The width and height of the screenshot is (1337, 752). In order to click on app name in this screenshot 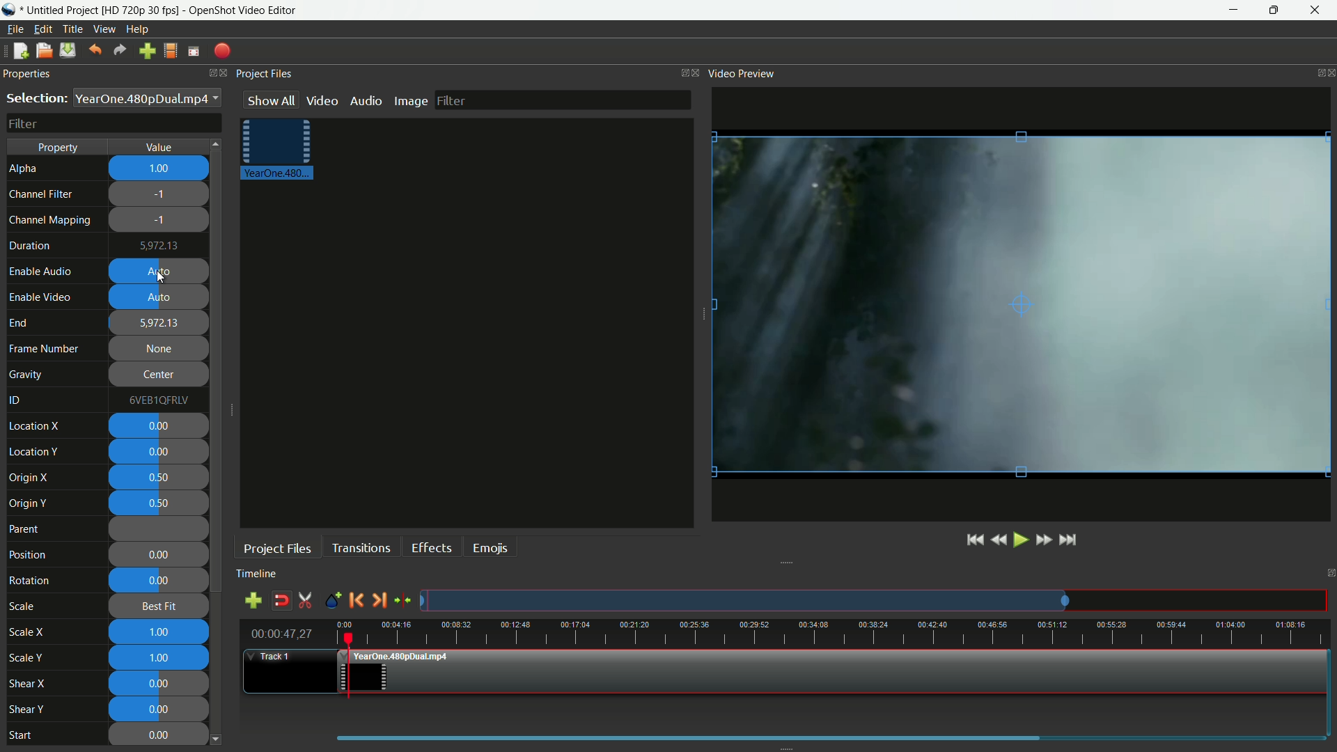, I will do `click(244, 10)`.